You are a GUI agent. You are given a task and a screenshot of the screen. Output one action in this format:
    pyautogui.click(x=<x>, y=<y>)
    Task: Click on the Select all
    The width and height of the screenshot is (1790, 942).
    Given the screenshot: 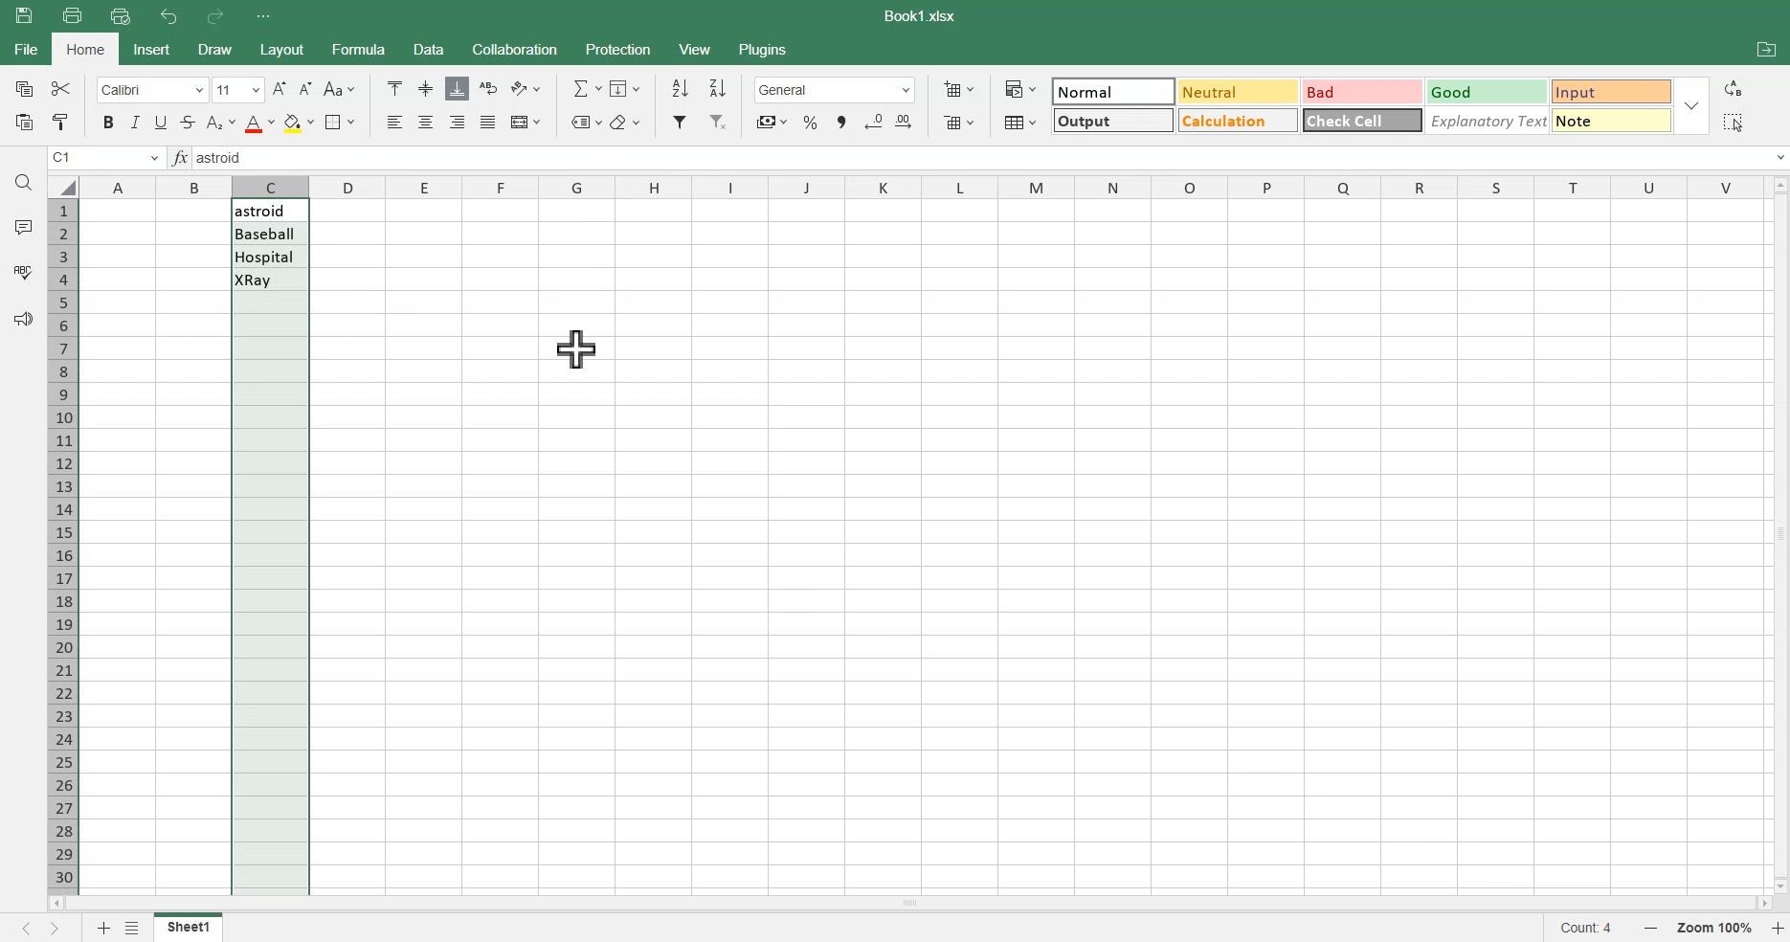 What is the action you would take?
    pyautogui.click(x=1732, y=122)
    